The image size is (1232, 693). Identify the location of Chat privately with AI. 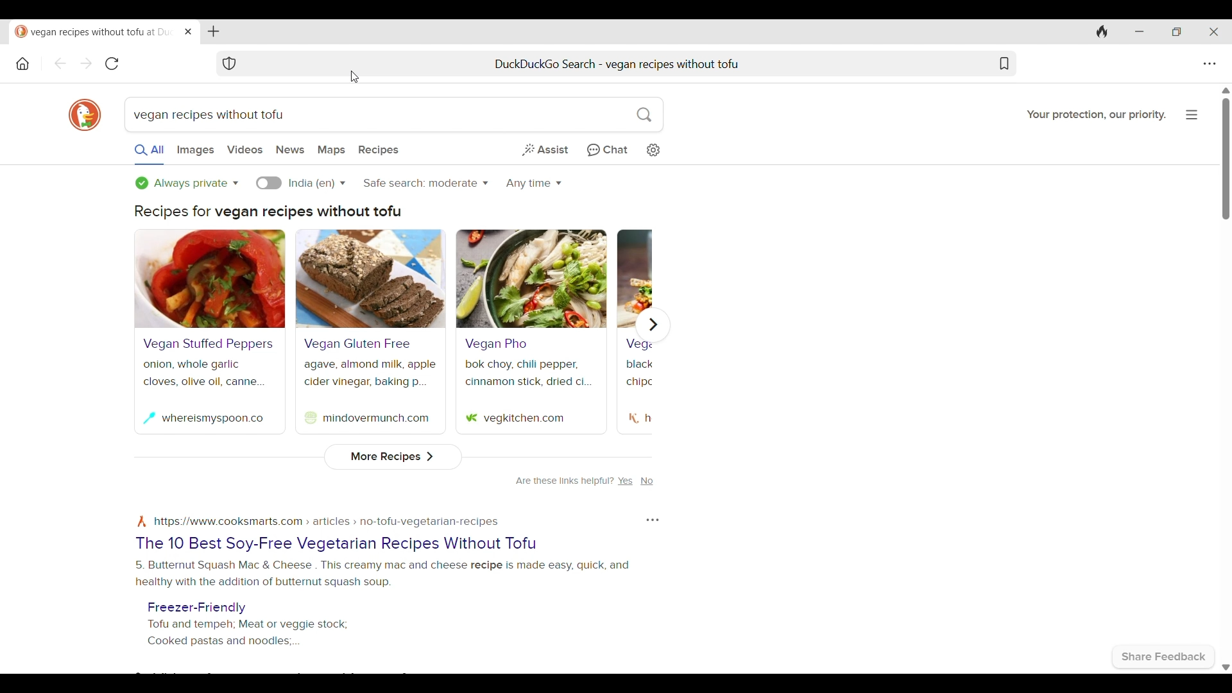
(607, 151).